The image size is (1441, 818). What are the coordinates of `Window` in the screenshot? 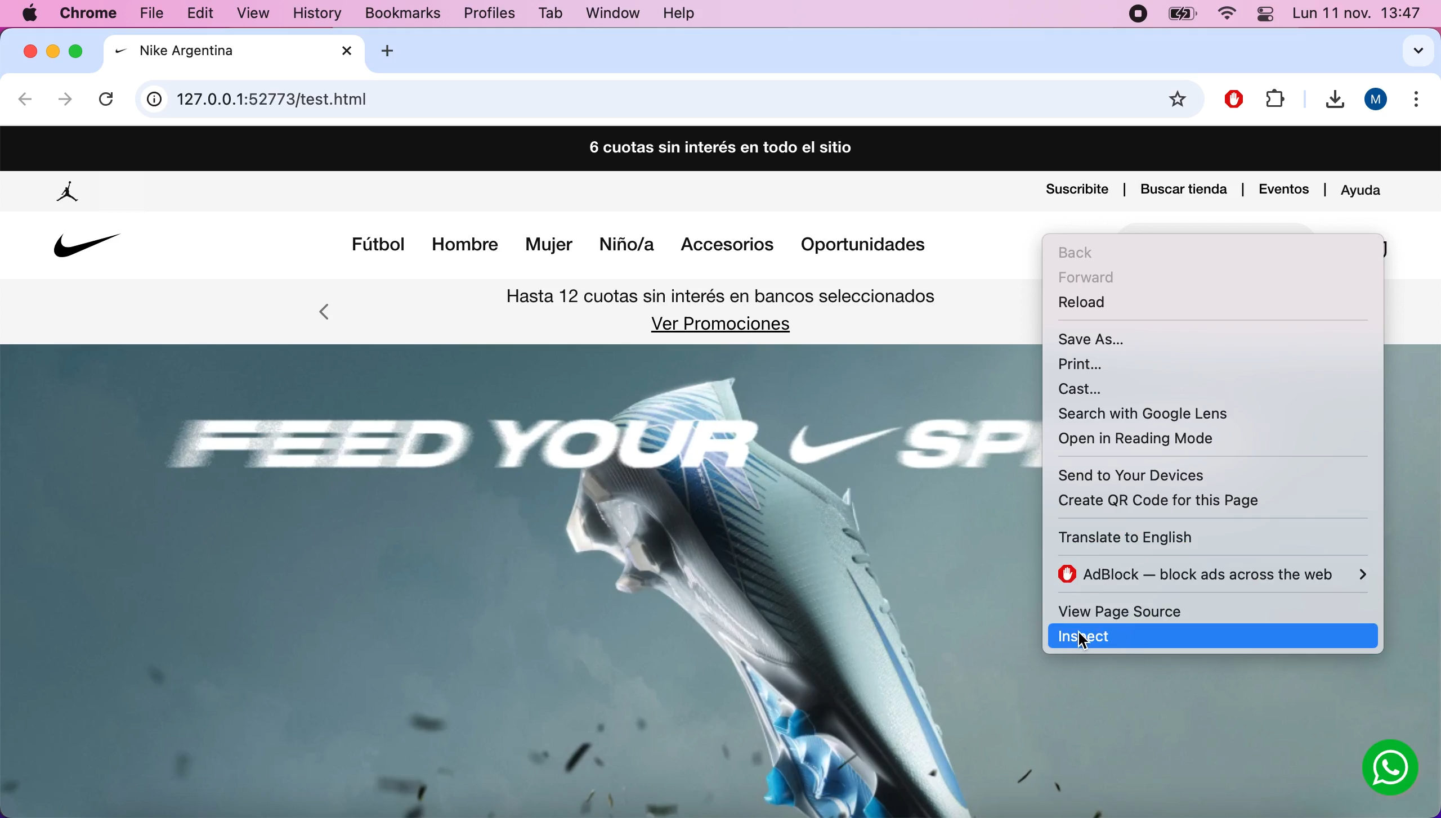 It's located at (610, 13).